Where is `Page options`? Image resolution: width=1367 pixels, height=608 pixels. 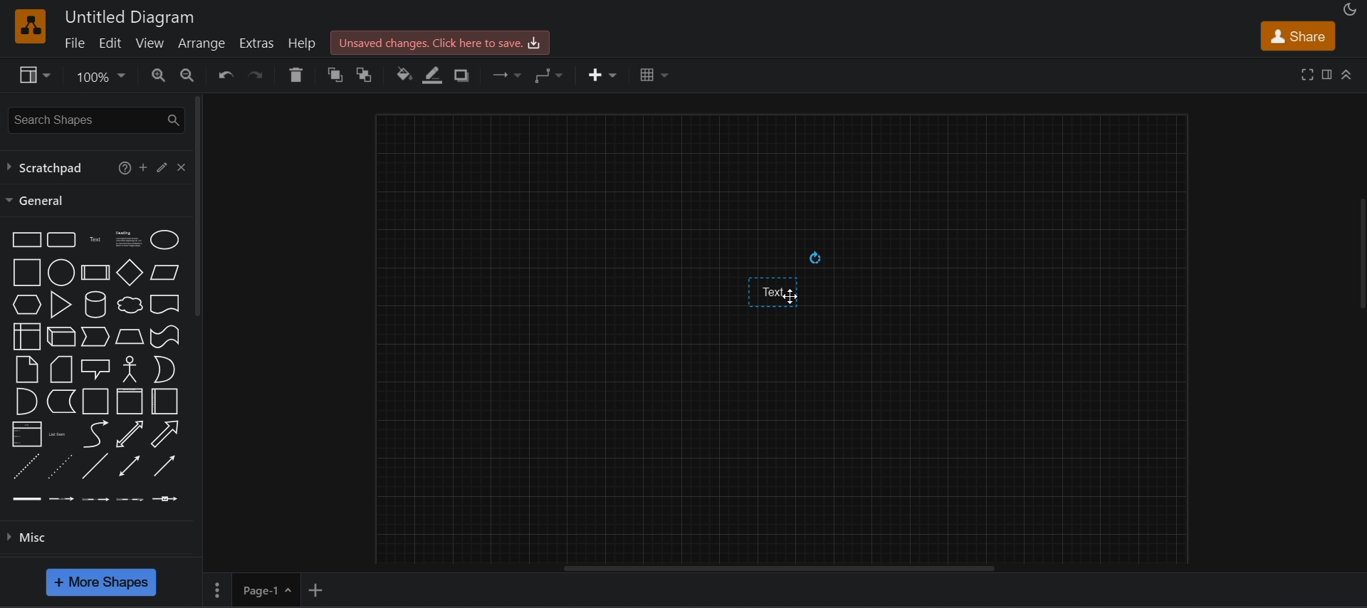
Page options is located at coordinates (287, 590).